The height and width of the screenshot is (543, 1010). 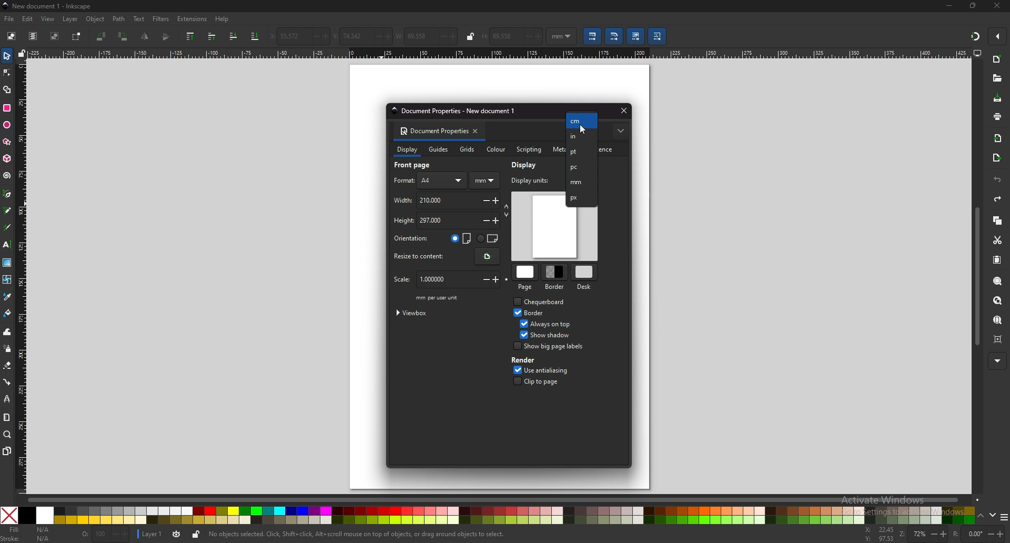 I want to click on lpe, so click(x=6, y=399).